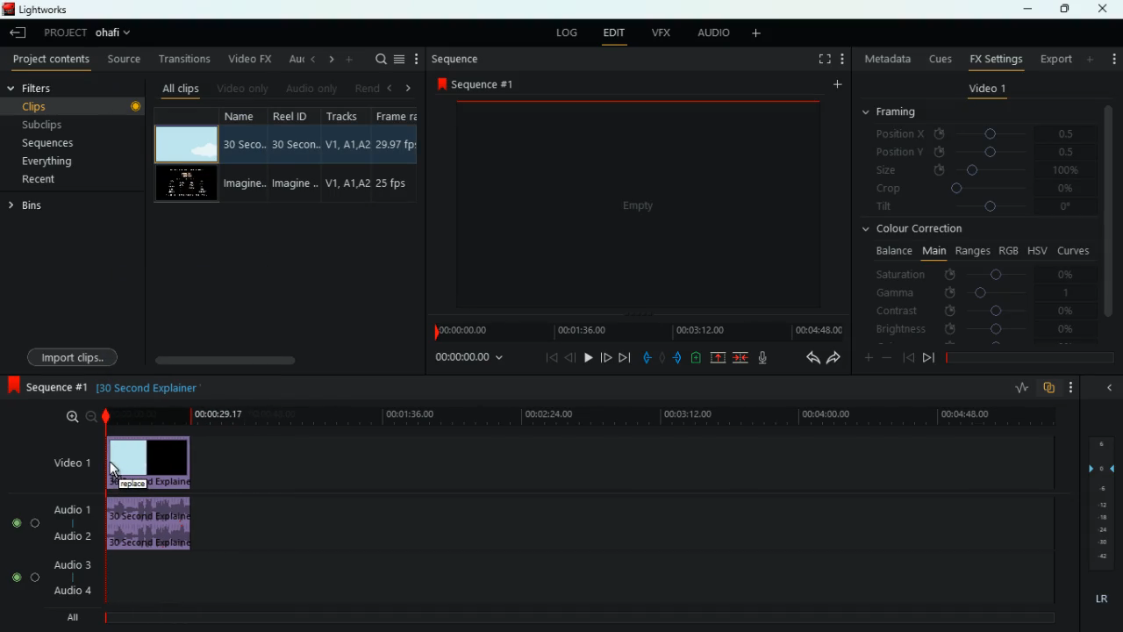  I want to click on au, so click(296, 60).